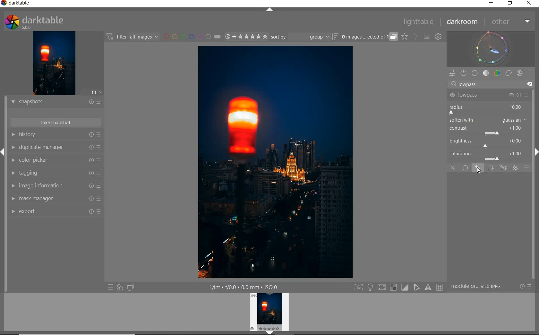 The width and height of the screenshot is (539, 335). Describe the element at coordinates (245, 37) in the screenshot. I see `RANGE RATING OF SELECTED IMAGES` at that location.